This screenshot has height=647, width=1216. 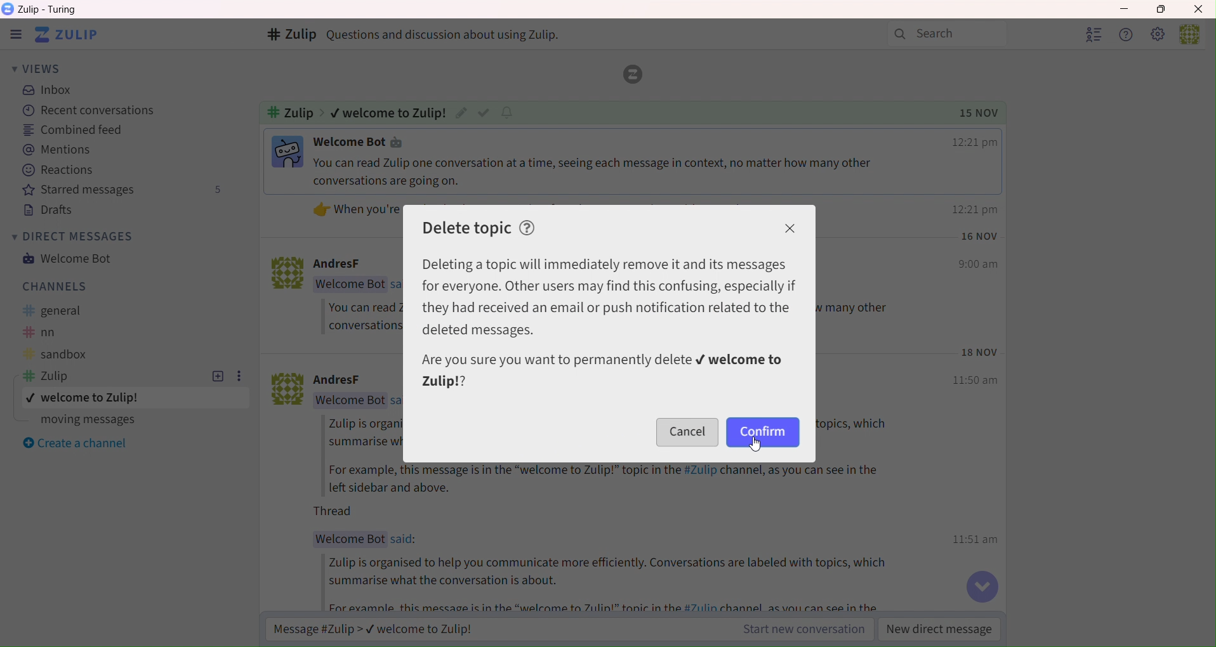 What do you see at coordinates (610, 298) in the screenshot?
I see `Text` at bounding box center [610, 298].